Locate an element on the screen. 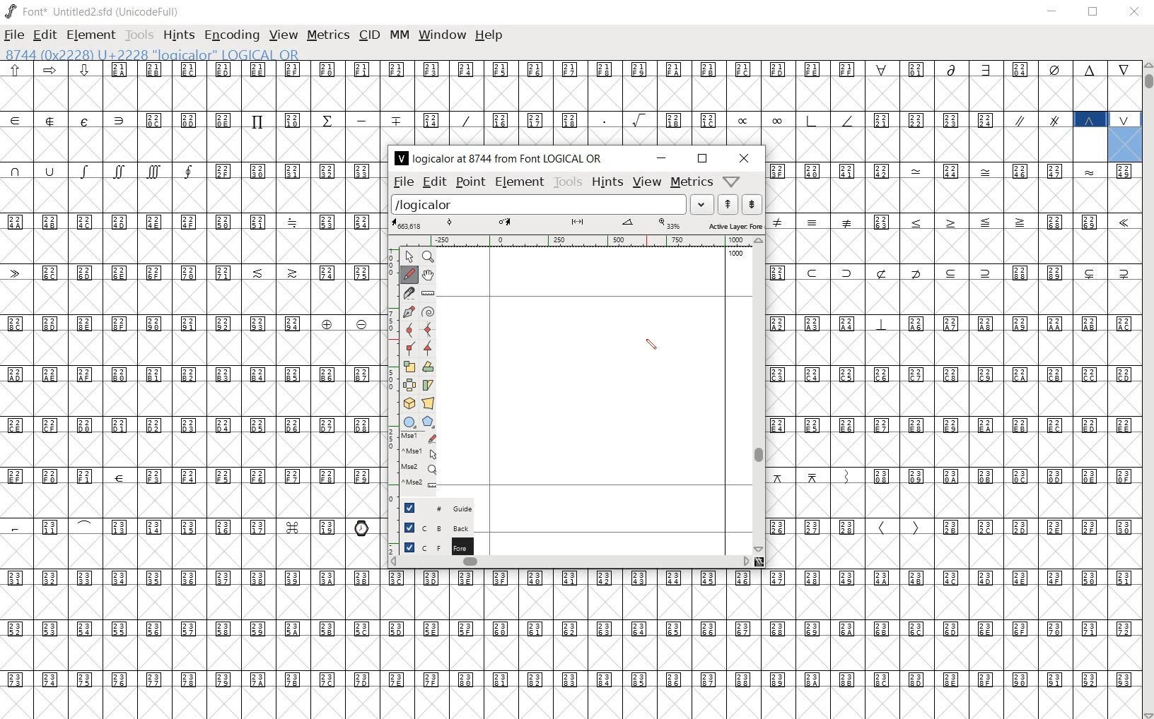 The width and height of the screenshot is (1154, 719). background layer is located at coordinates (429, 526).